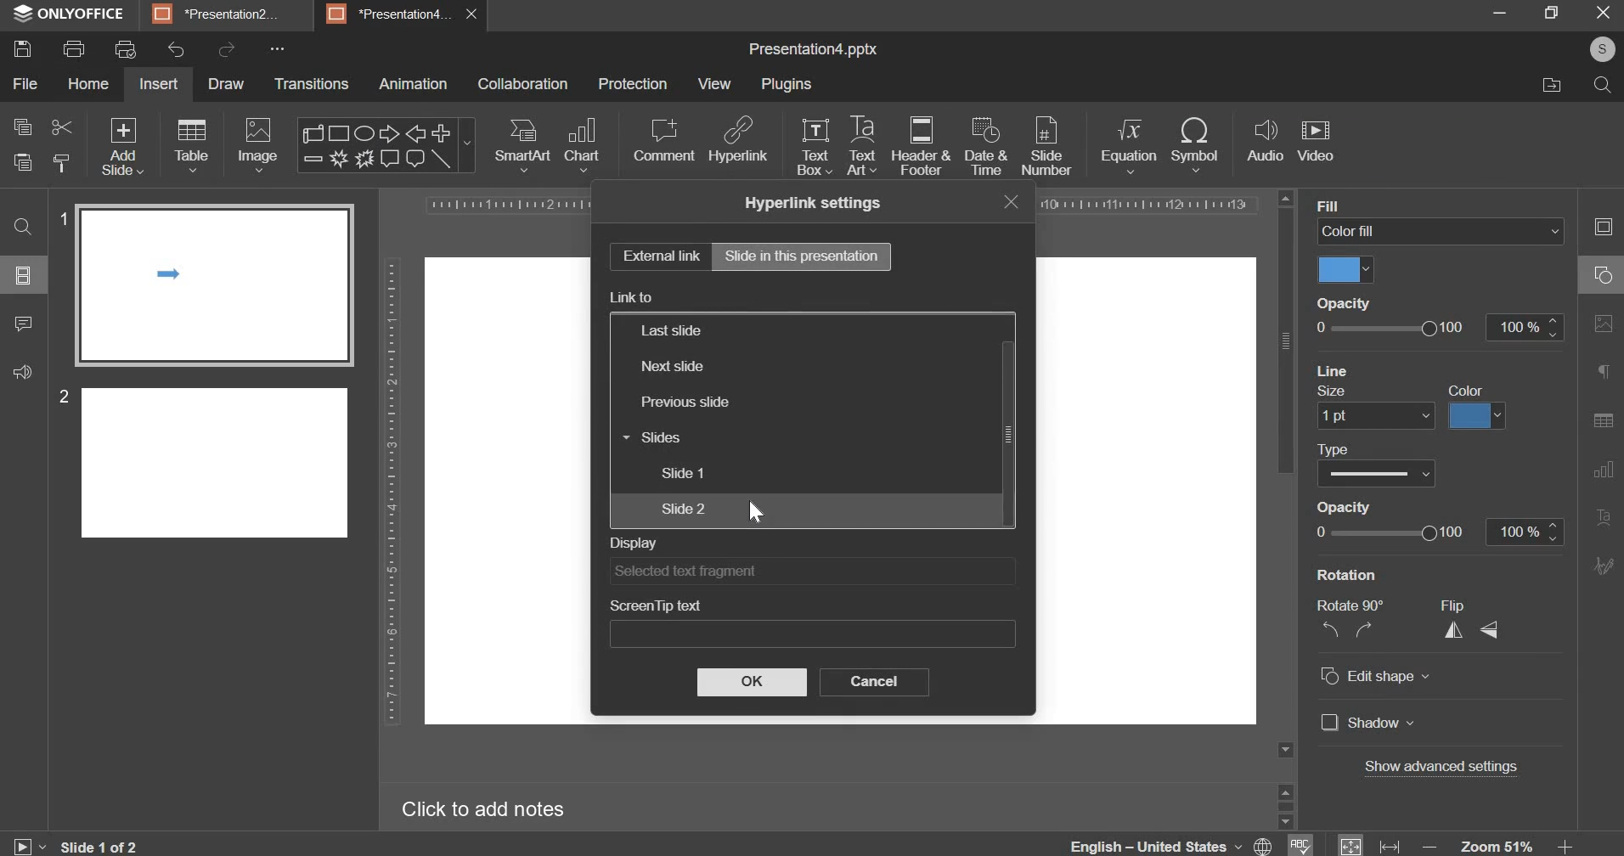 The width and height of the screenshot is (1624, 856). I want to click on © Edit shape v, so click(1378, 679).